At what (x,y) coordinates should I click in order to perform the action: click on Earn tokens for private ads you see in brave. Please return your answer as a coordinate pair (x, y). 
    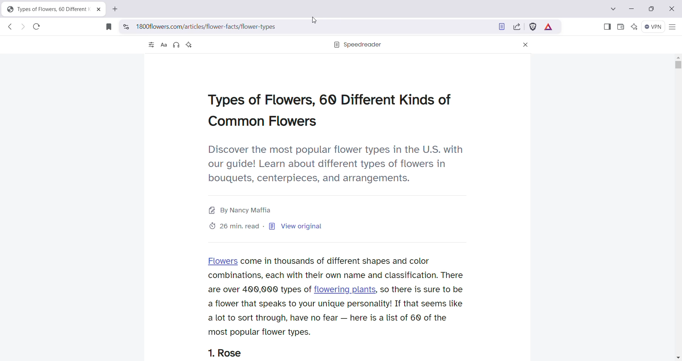
    Looking at the image, I should click on (549, 27).